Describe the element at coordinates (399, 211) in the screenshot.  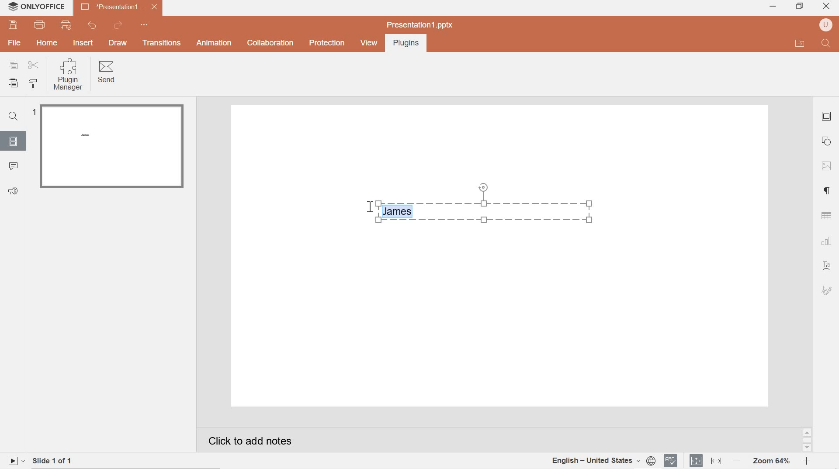
I see `highlighted text` at that location.